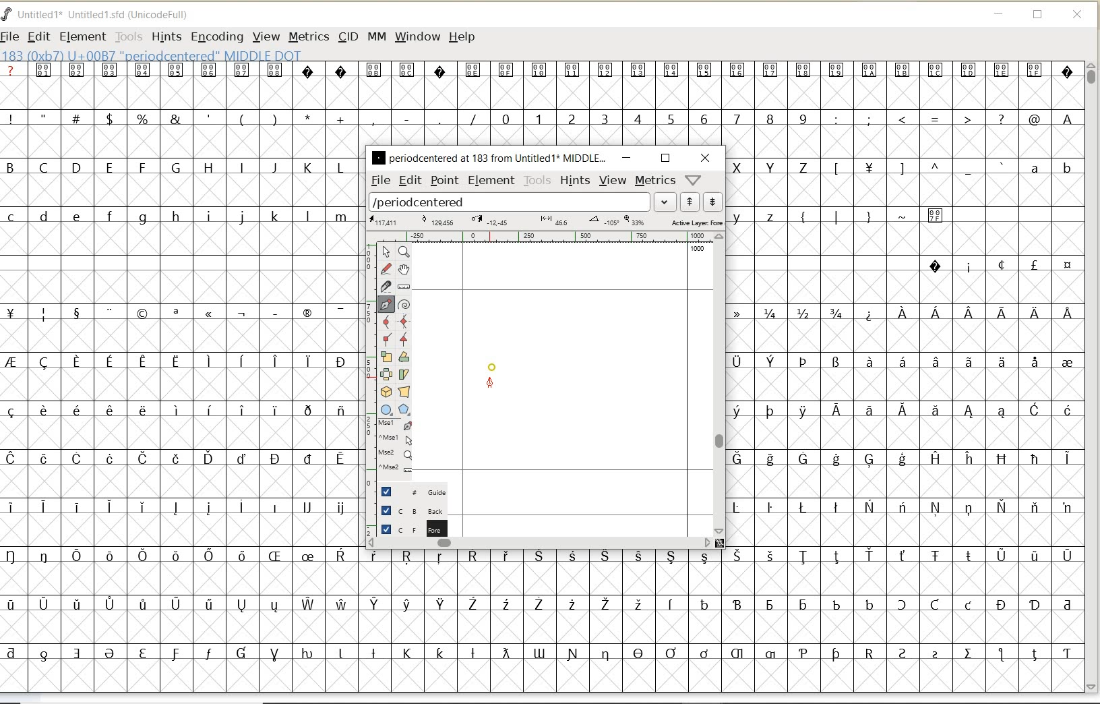  Describe the element at coordinates (665, 157) in the screenshot. I see `restore` at that location.